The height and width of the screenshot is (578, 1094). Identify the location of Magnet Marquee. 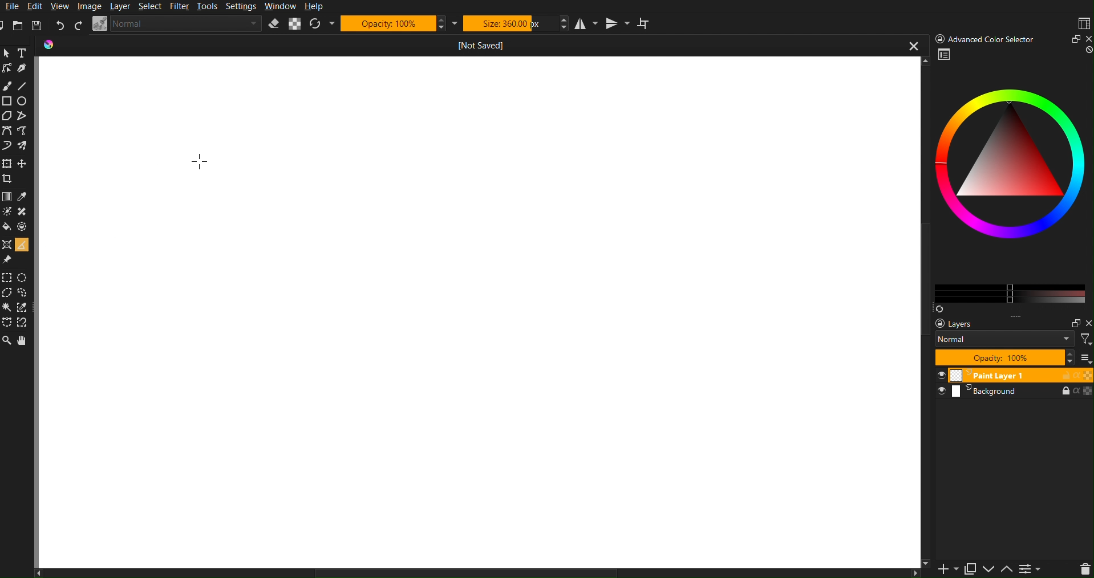
(23, 324).